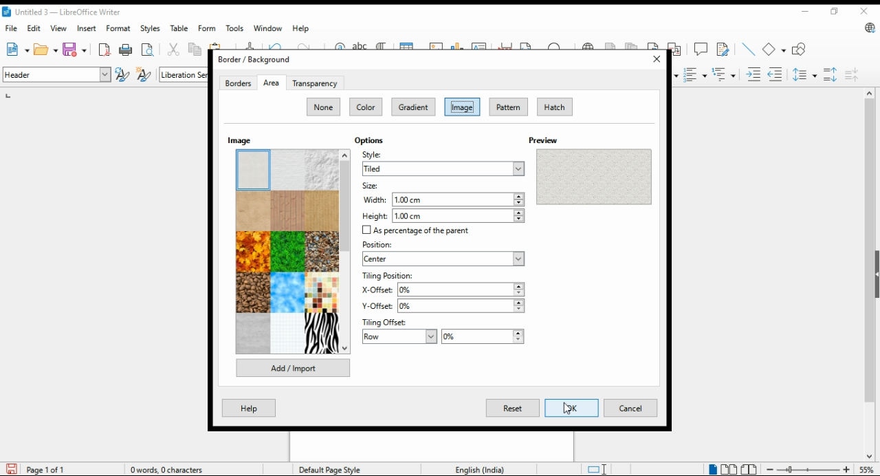  What do you see at coordinates (695, 75) in the screenshot?
I see `toggle ordered list` at bounding box center [695, 75].